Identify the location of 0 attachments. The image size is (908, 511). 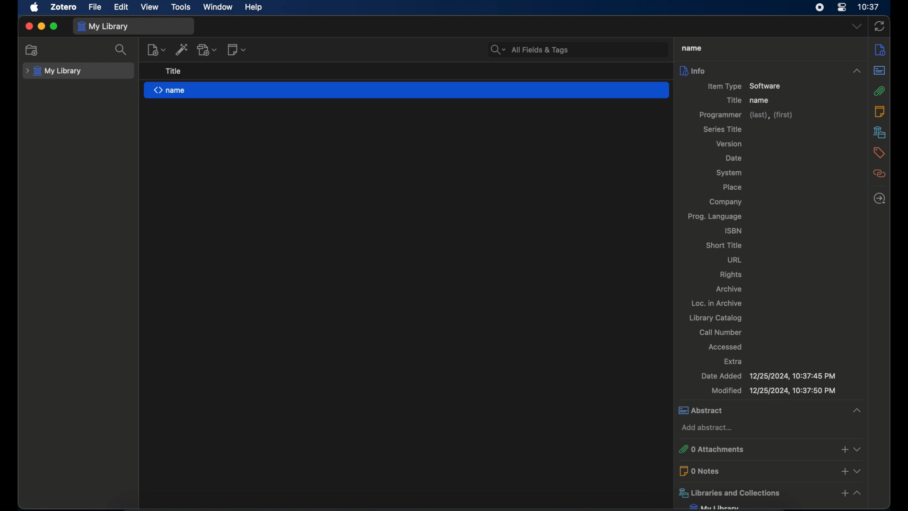
(755, 448).